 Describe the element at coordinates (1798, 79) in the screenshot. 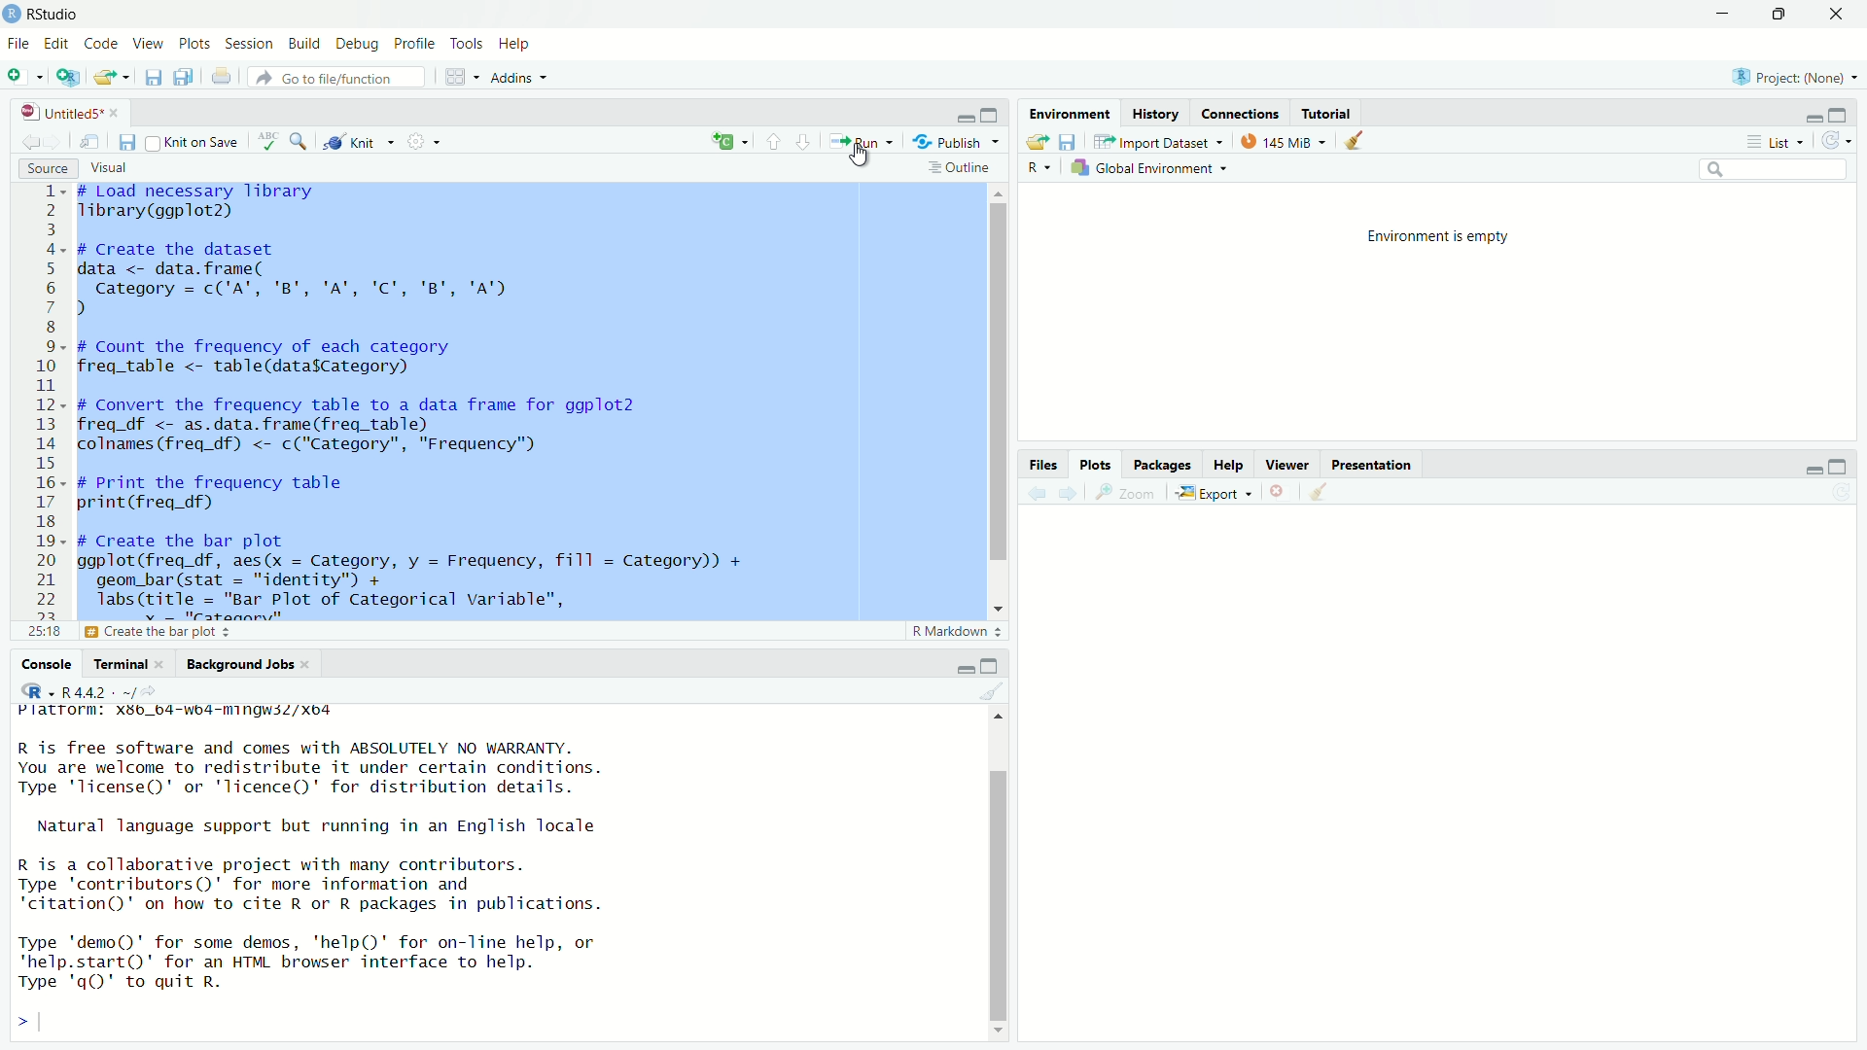

I see `project (none)` at that location.